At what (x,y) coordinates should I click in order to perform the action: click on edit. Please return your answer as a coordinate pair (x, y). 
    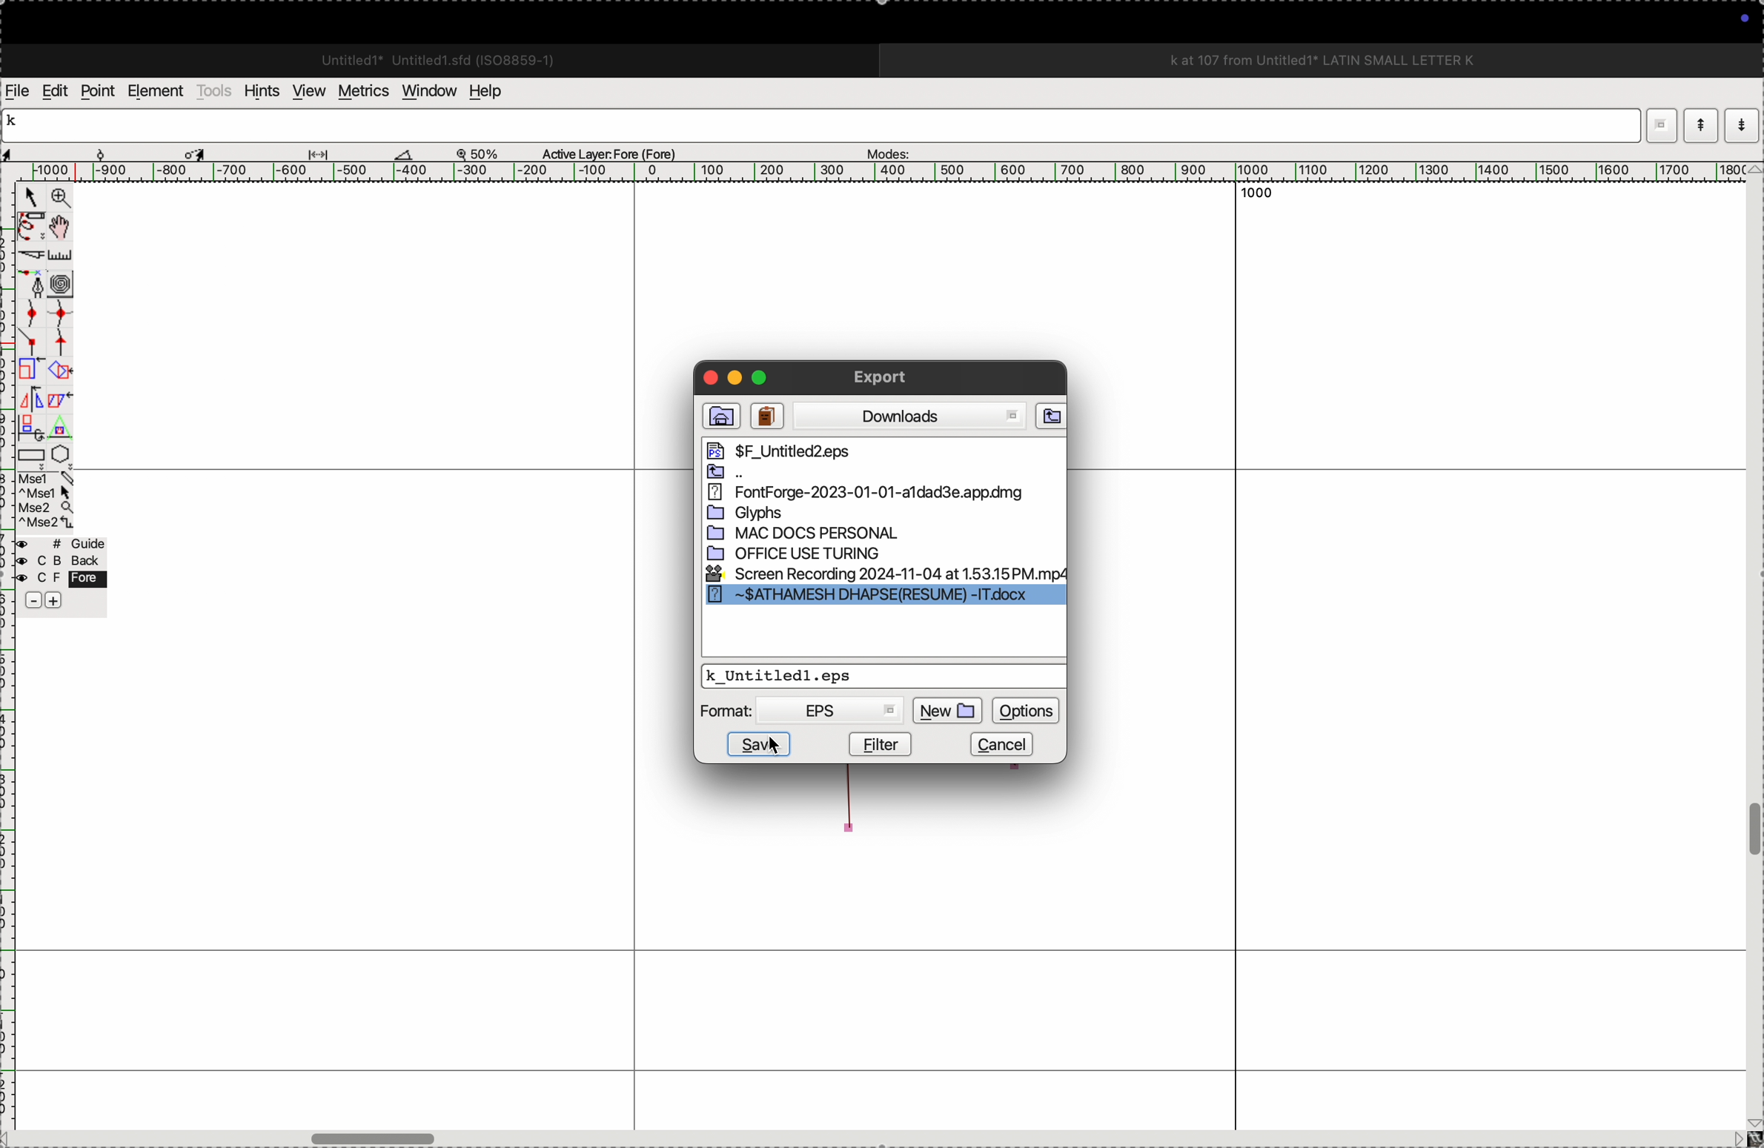
    Looking at the image, I should click on (54, 90).